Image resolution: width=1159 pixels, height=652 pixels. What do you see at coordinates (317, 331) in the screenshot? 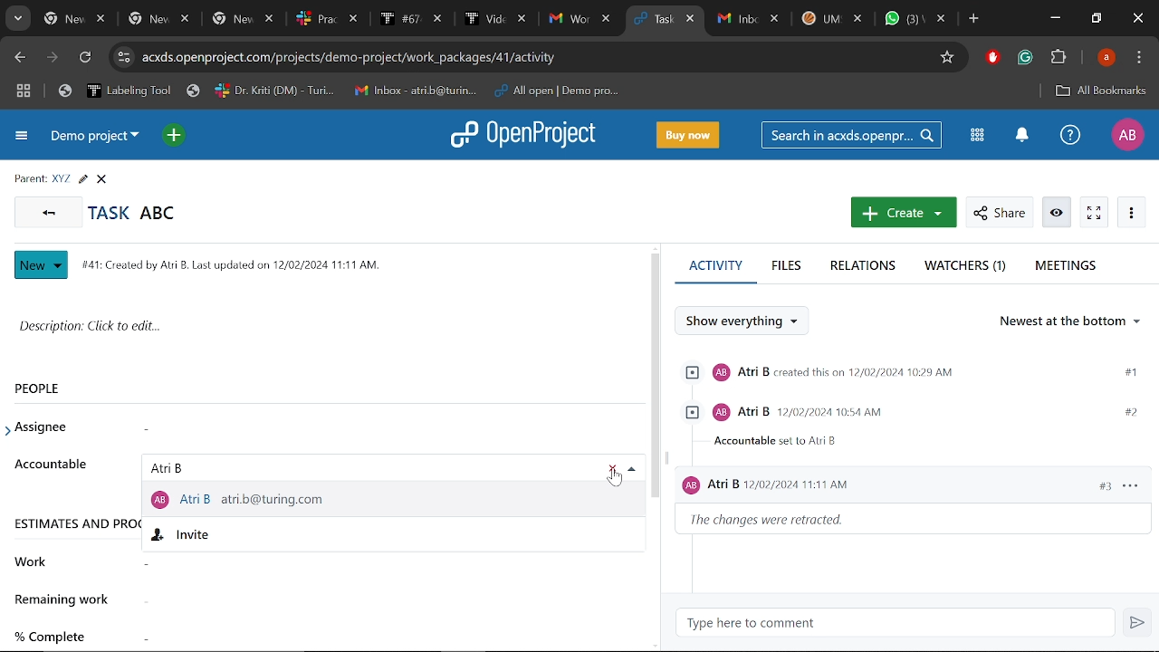
I see `Space for adding description` at bounding box center [317, 331].